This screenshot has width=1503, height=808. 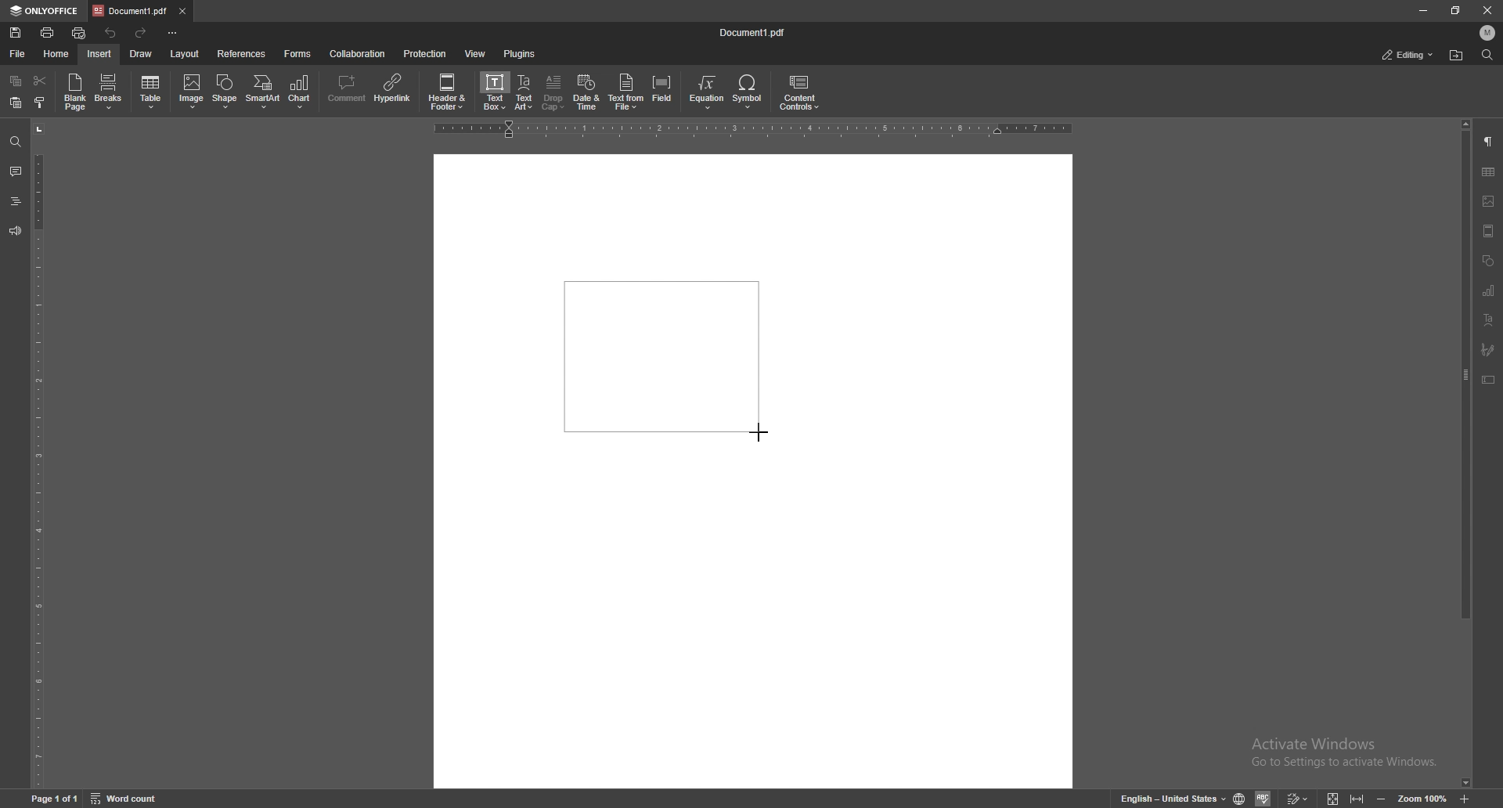 What do you see at coordinates (754, 31) in the screenshot?
I see `file name` at bounding box center [754, 31].